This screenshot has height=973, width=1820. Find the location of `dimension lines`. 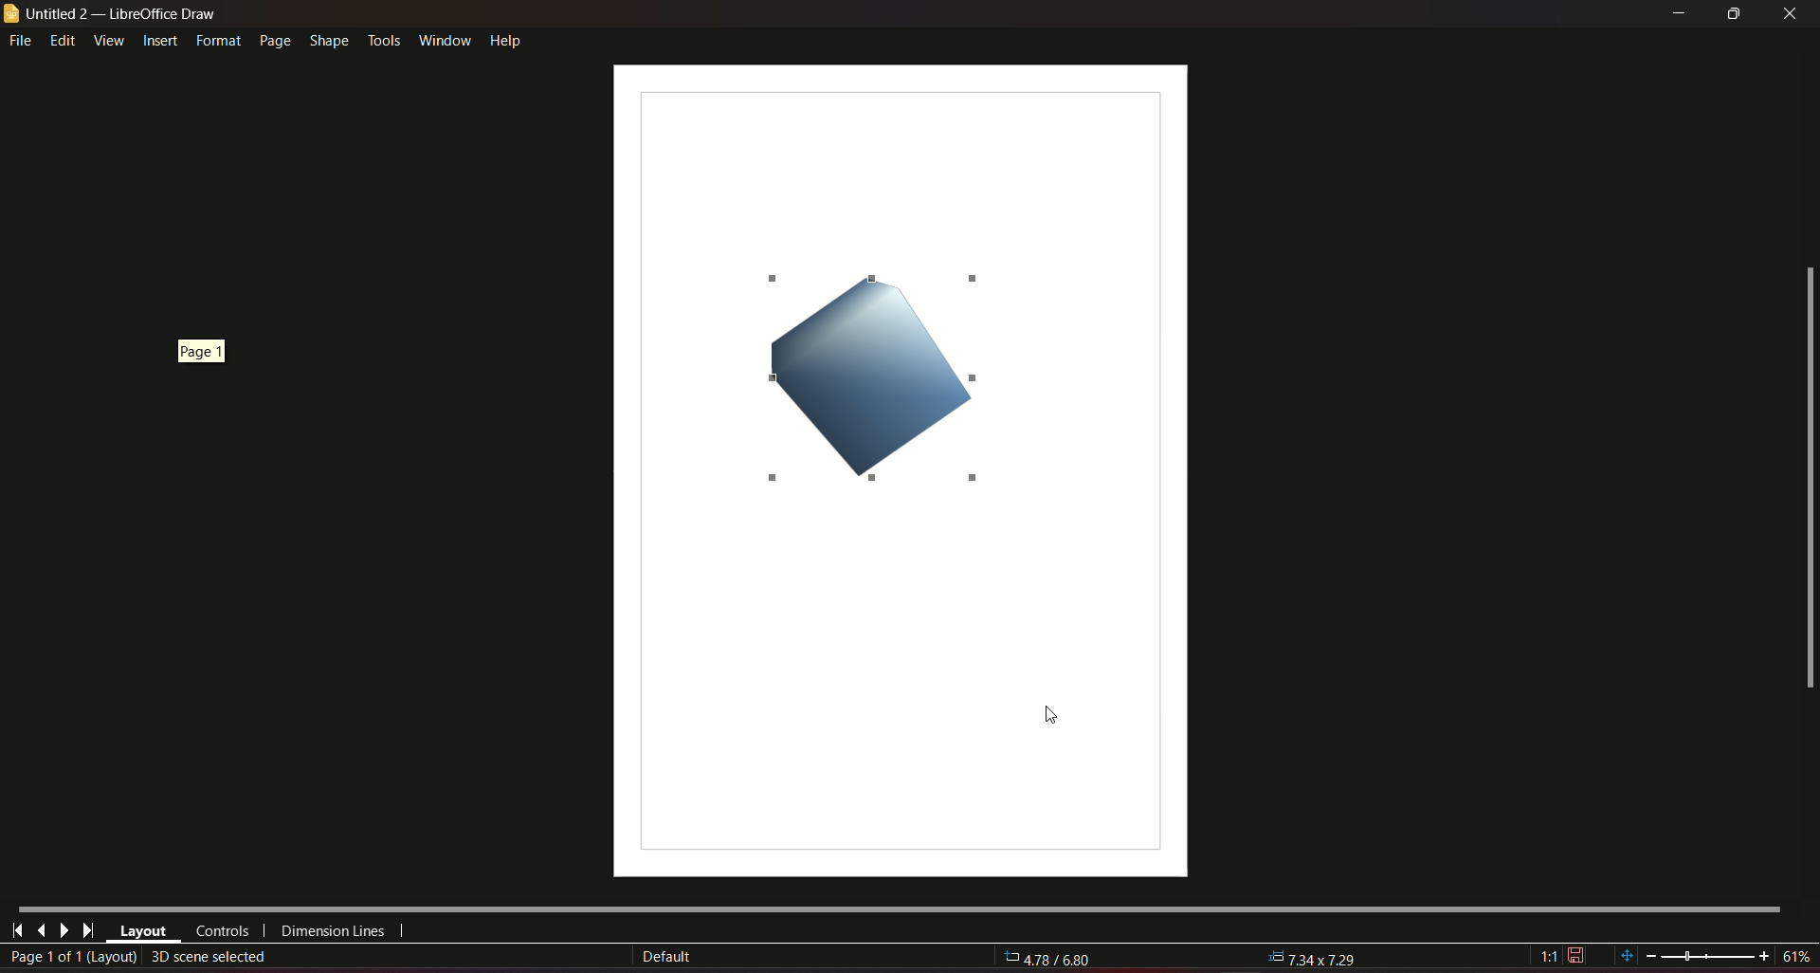

dimension lines is located at coordinates (334, 934).